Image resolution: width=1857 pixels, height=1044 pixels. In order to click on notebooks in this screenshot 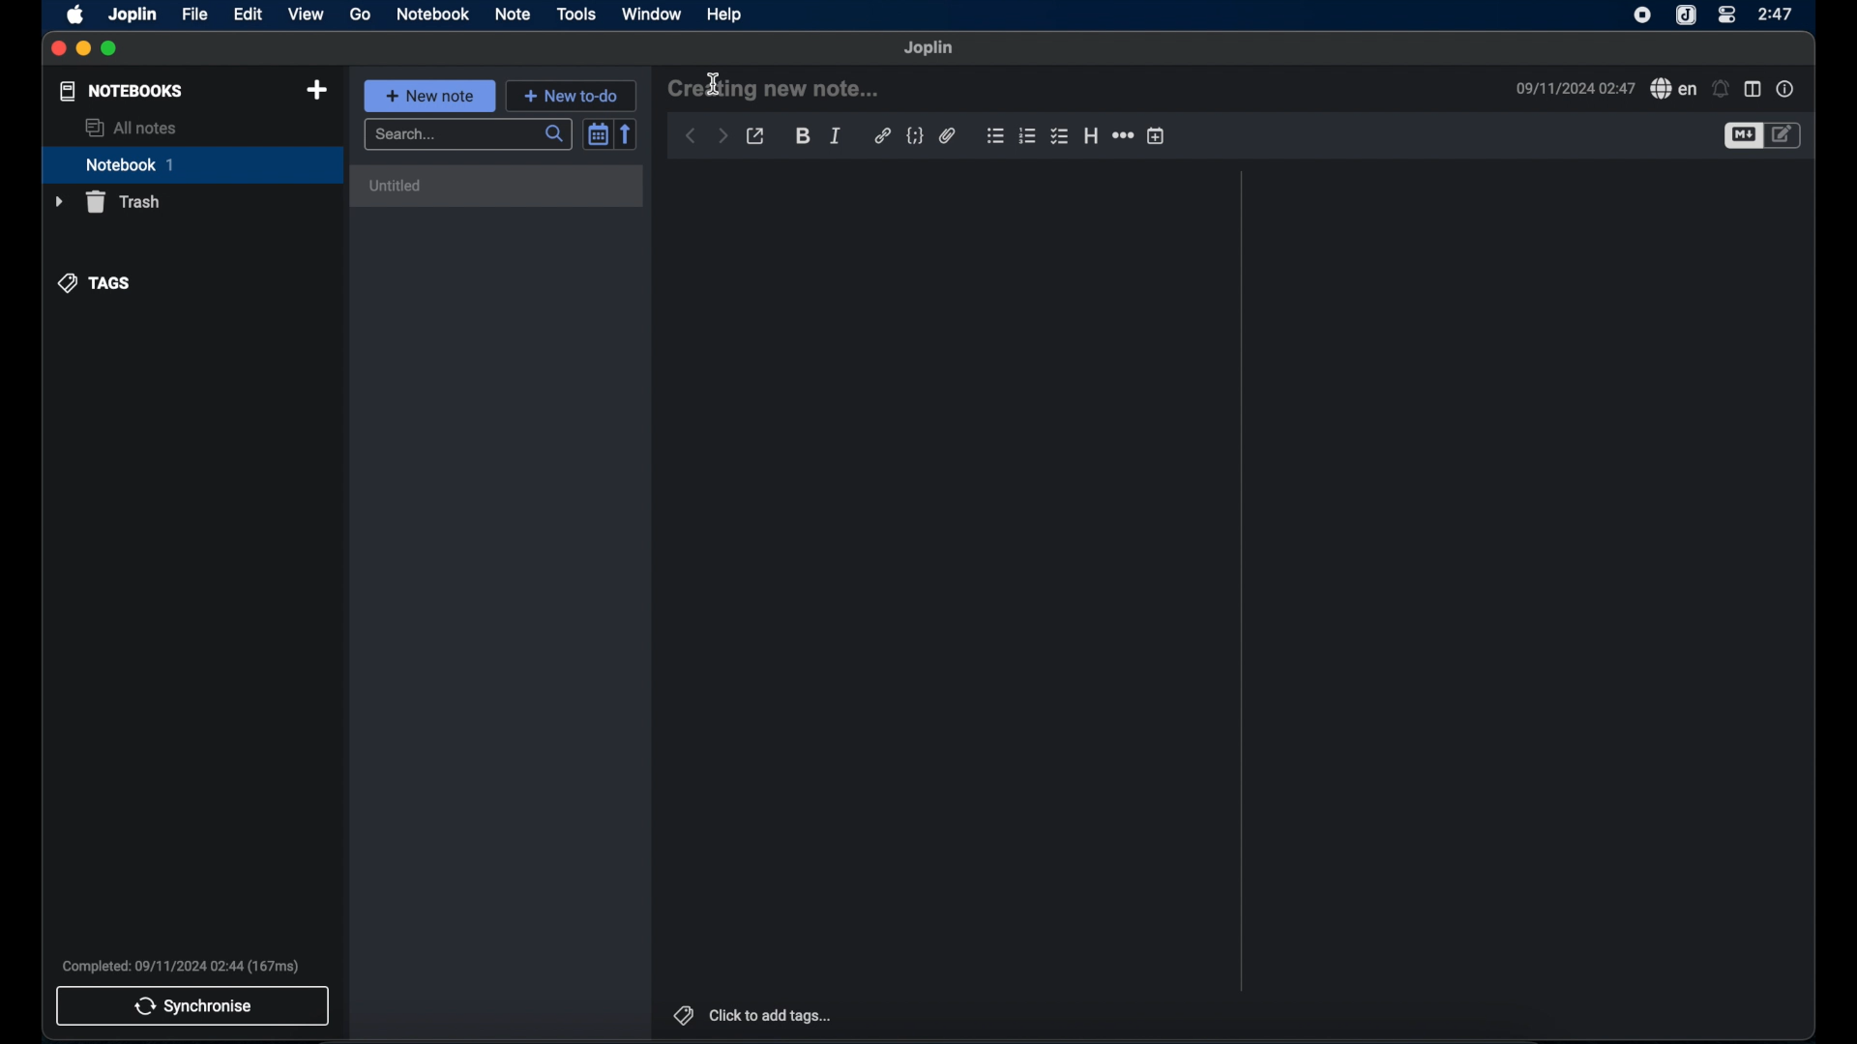, I will do `click(121, 91)`.